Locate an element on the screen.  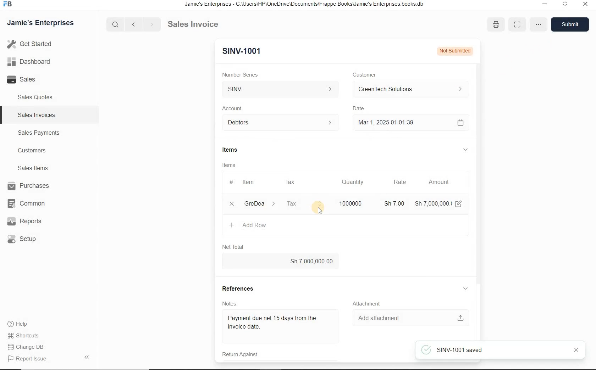
Items is located at coordinates (228, 150).